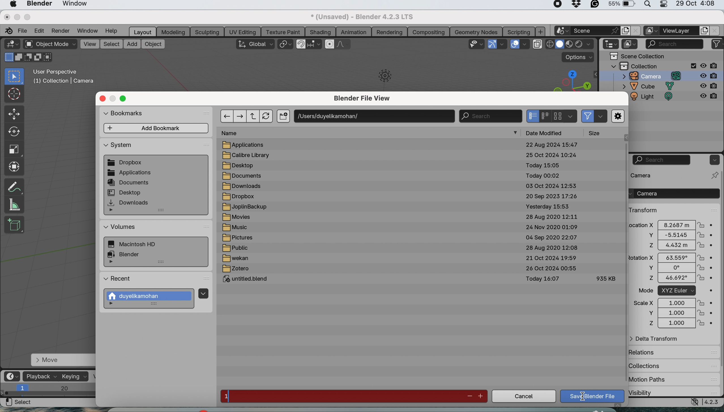 The width and height of the screenshot is (724, 412). What do you see at coordinates (593, 396) in the screenshot?
I see `save blender file` at bounding box center [593, 396].